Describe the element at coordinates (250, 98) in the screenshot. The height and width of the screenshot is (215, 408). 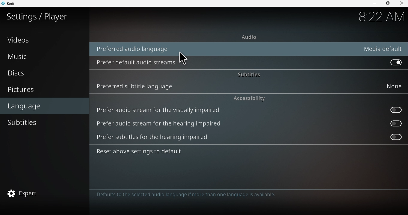
I see `Accessibility` at that location.